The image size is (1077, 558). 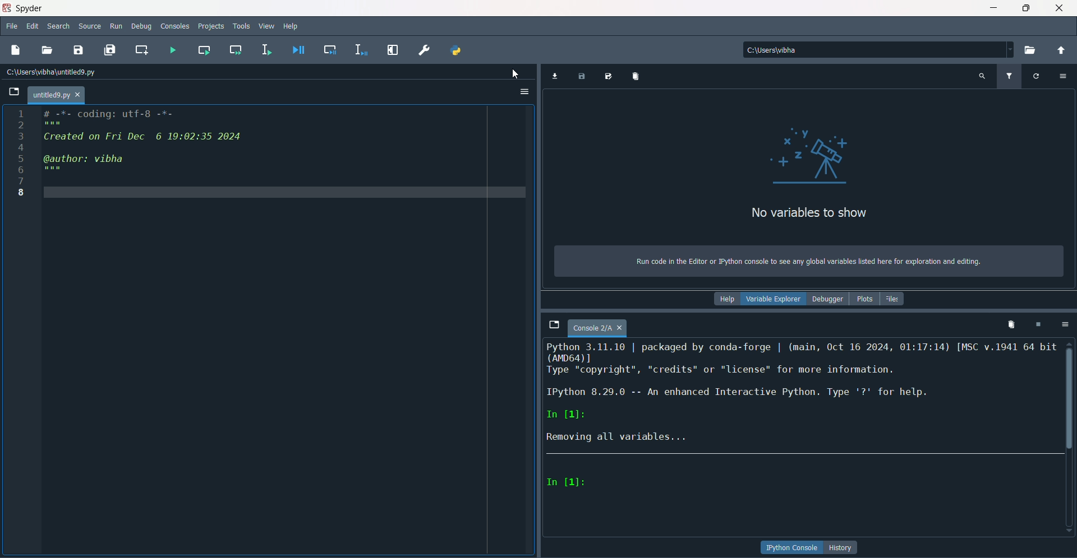 What do you see at coordinates (331, 50) in the screenshot?
I see `debug cell` at bounding box center [331, 50].